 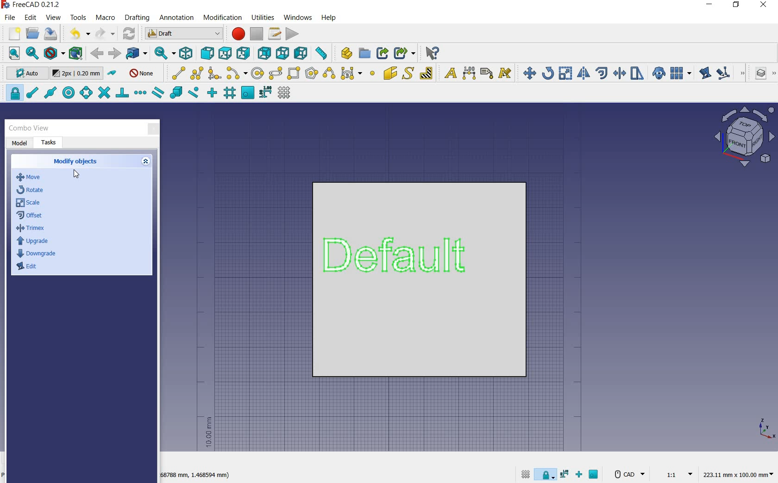 I want to click on snap midpoint, so click(x=50, y=92).